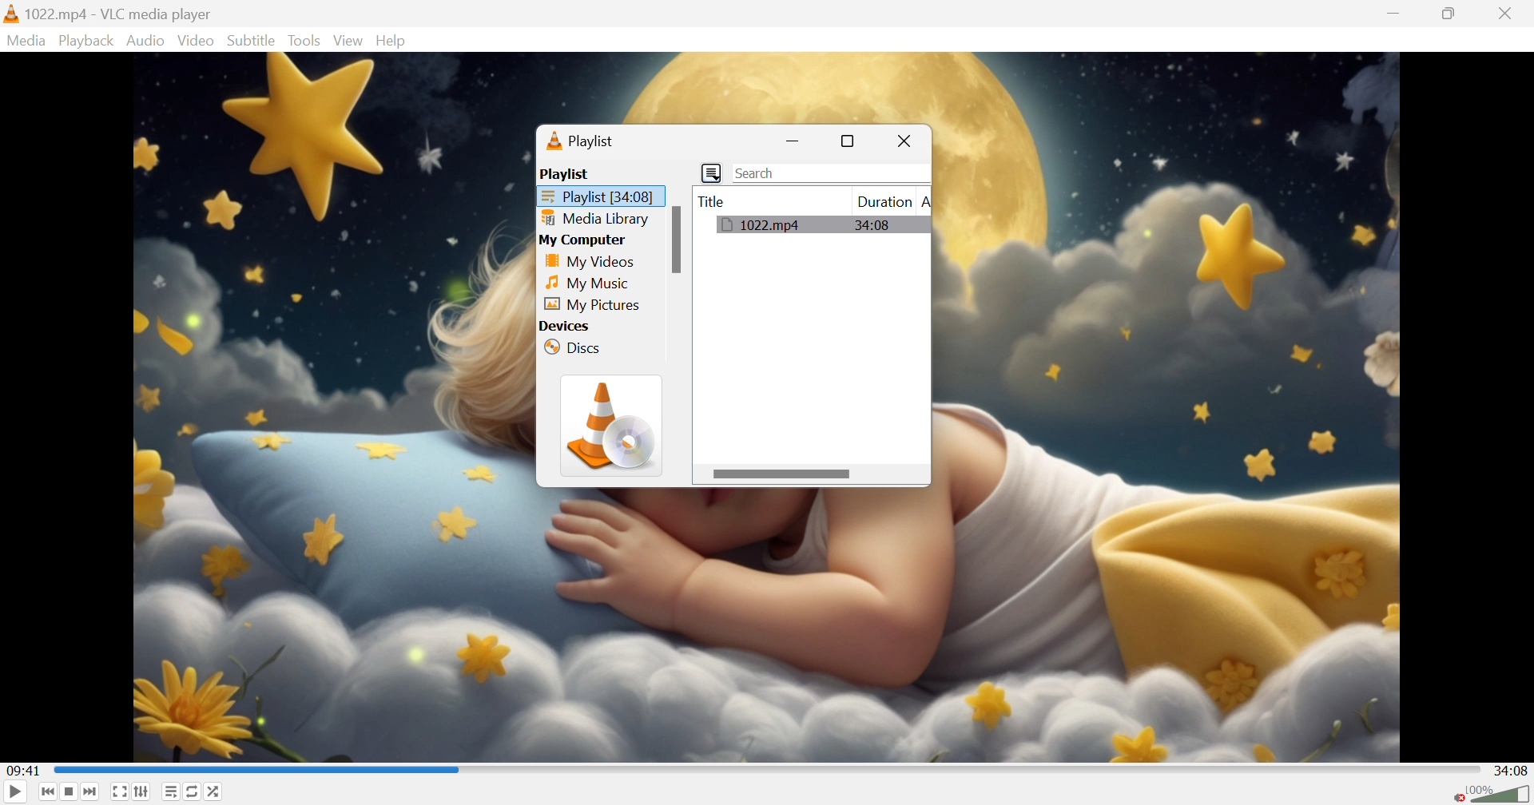  What do you see at coordinates (1457, 794) in the screenshot?
I see `Unmute` at bounding box center [1457, 794].